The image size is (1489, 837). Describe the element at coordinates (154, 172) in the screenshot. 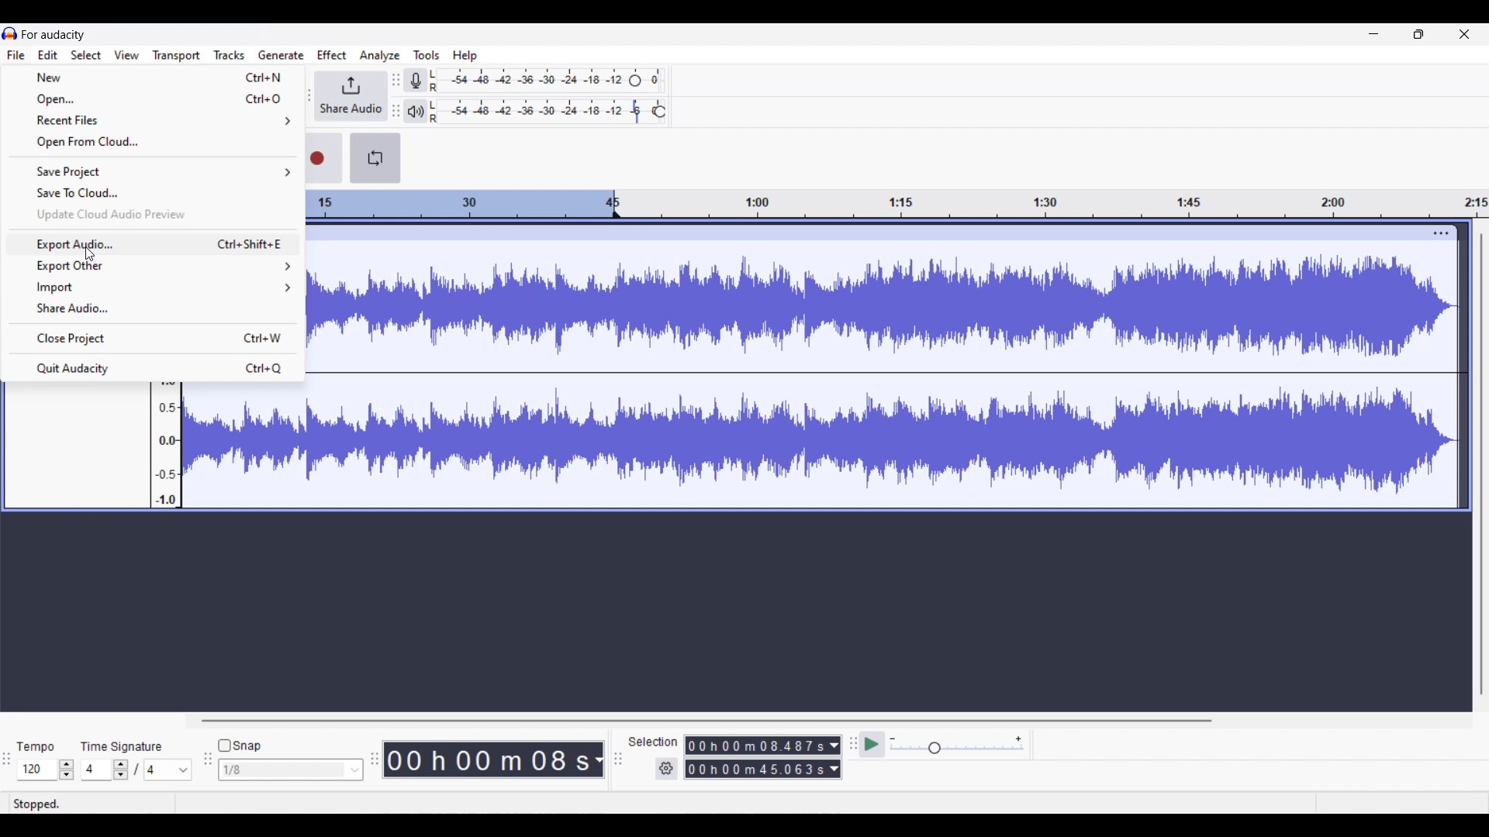

I see `Save project options` at that location.